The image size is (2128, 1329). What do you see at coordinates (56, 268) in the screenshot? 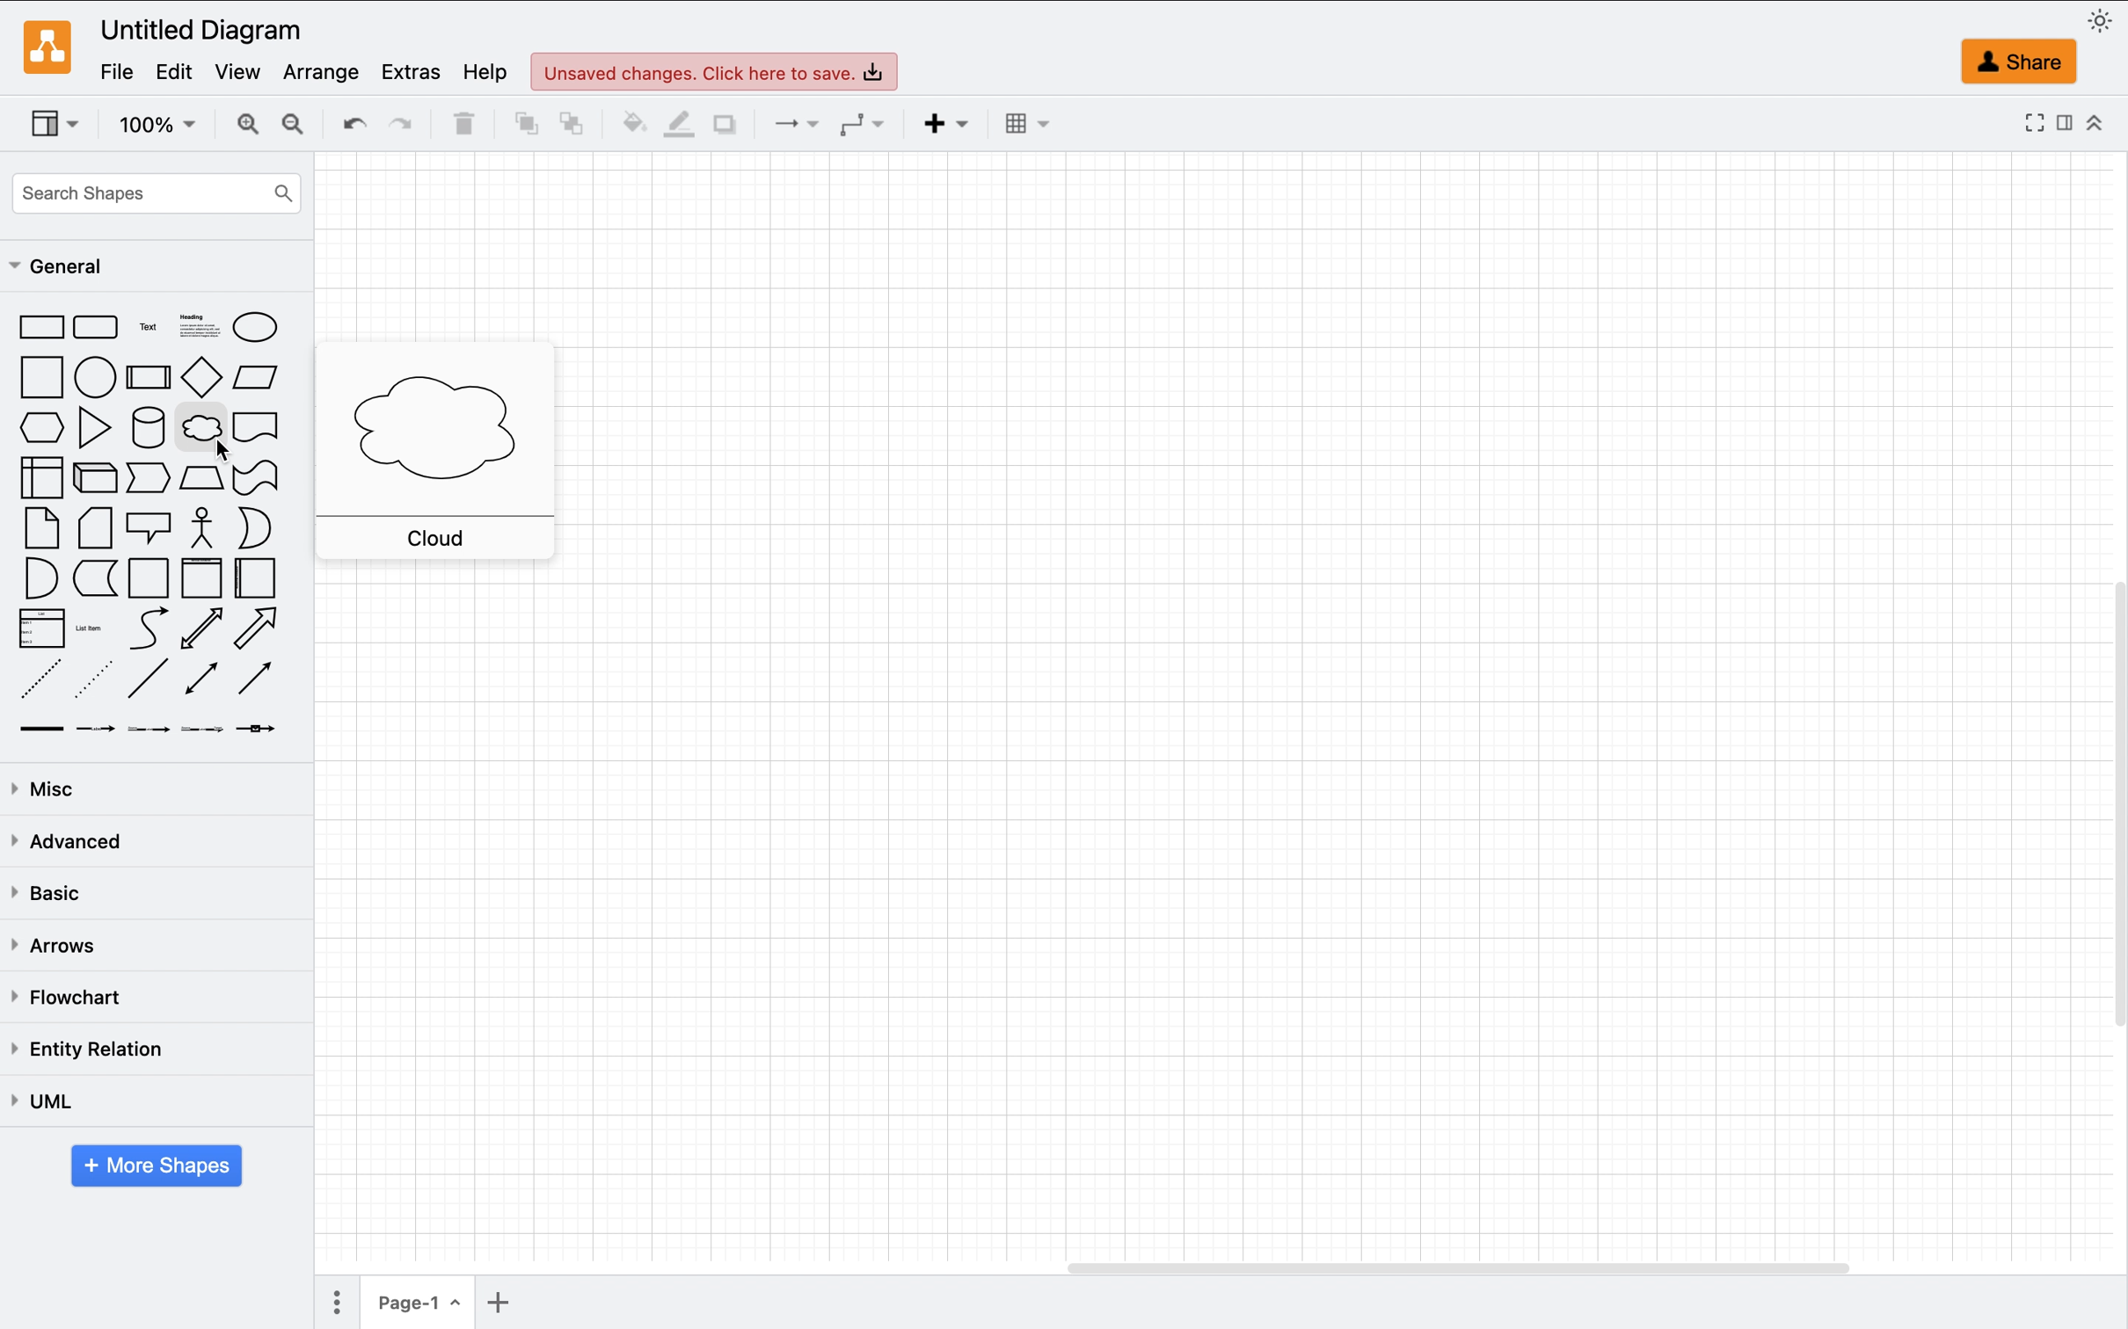
I see `general` at bounding box center [56, 268].